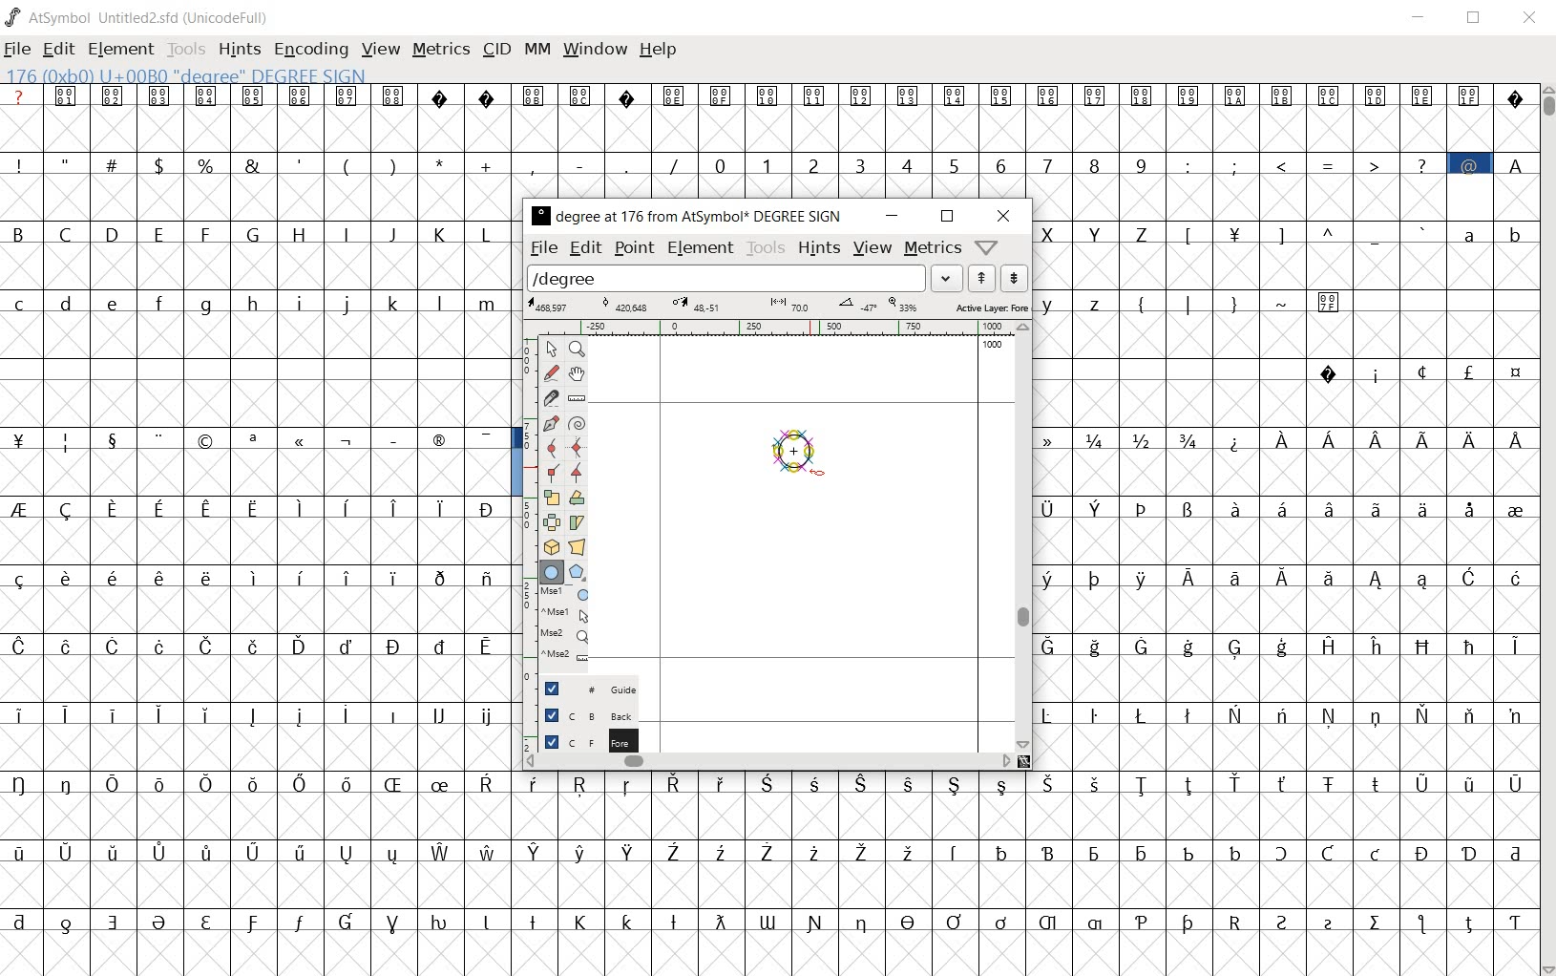  Describe the element at coordinates (1023, 817) in the screenshot. I see `empty glyph slots` at that location.